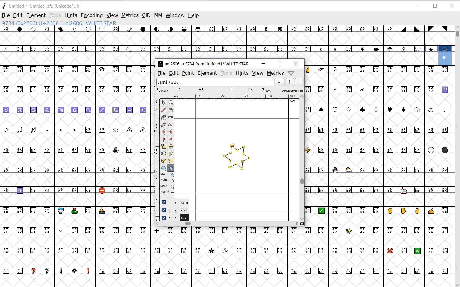 The height and width of the screenshot is (287, 460). What do you see at coordinates (163, 110) in the screenshot?
I see `DRAW A FREEHAND` at bounding box center [163, 110].